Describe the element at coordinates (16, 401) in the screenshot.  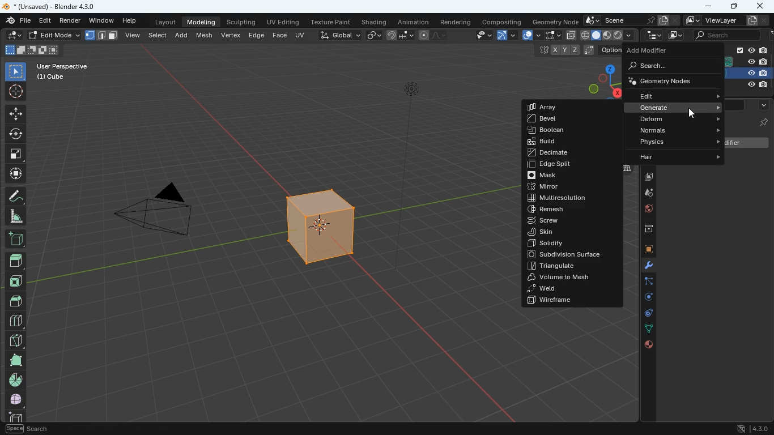
I see `whole` at that location.